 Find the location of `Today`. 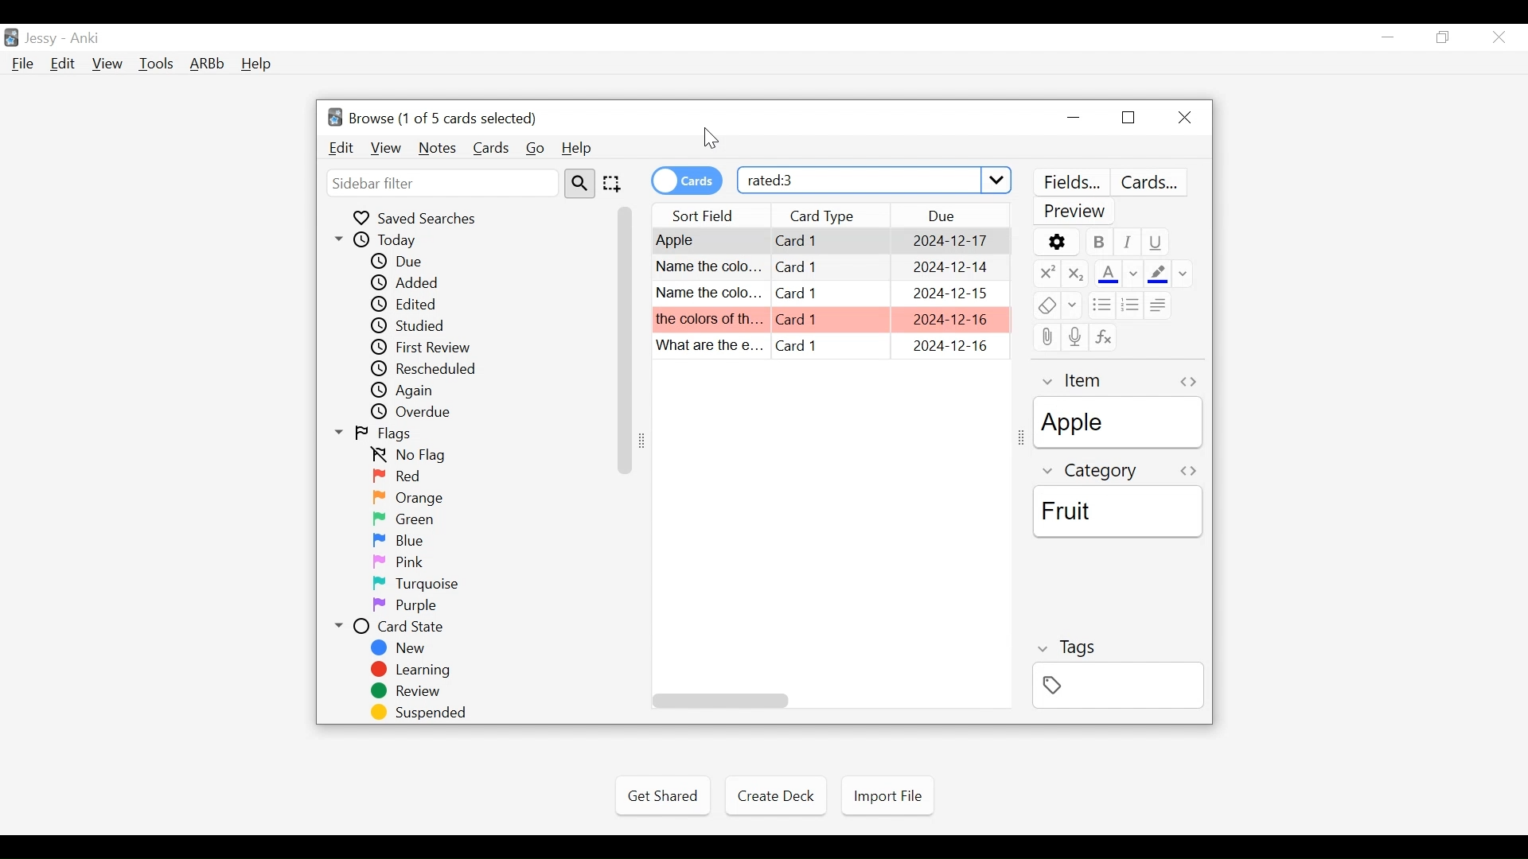

Today is located at coordinates (391, 240).